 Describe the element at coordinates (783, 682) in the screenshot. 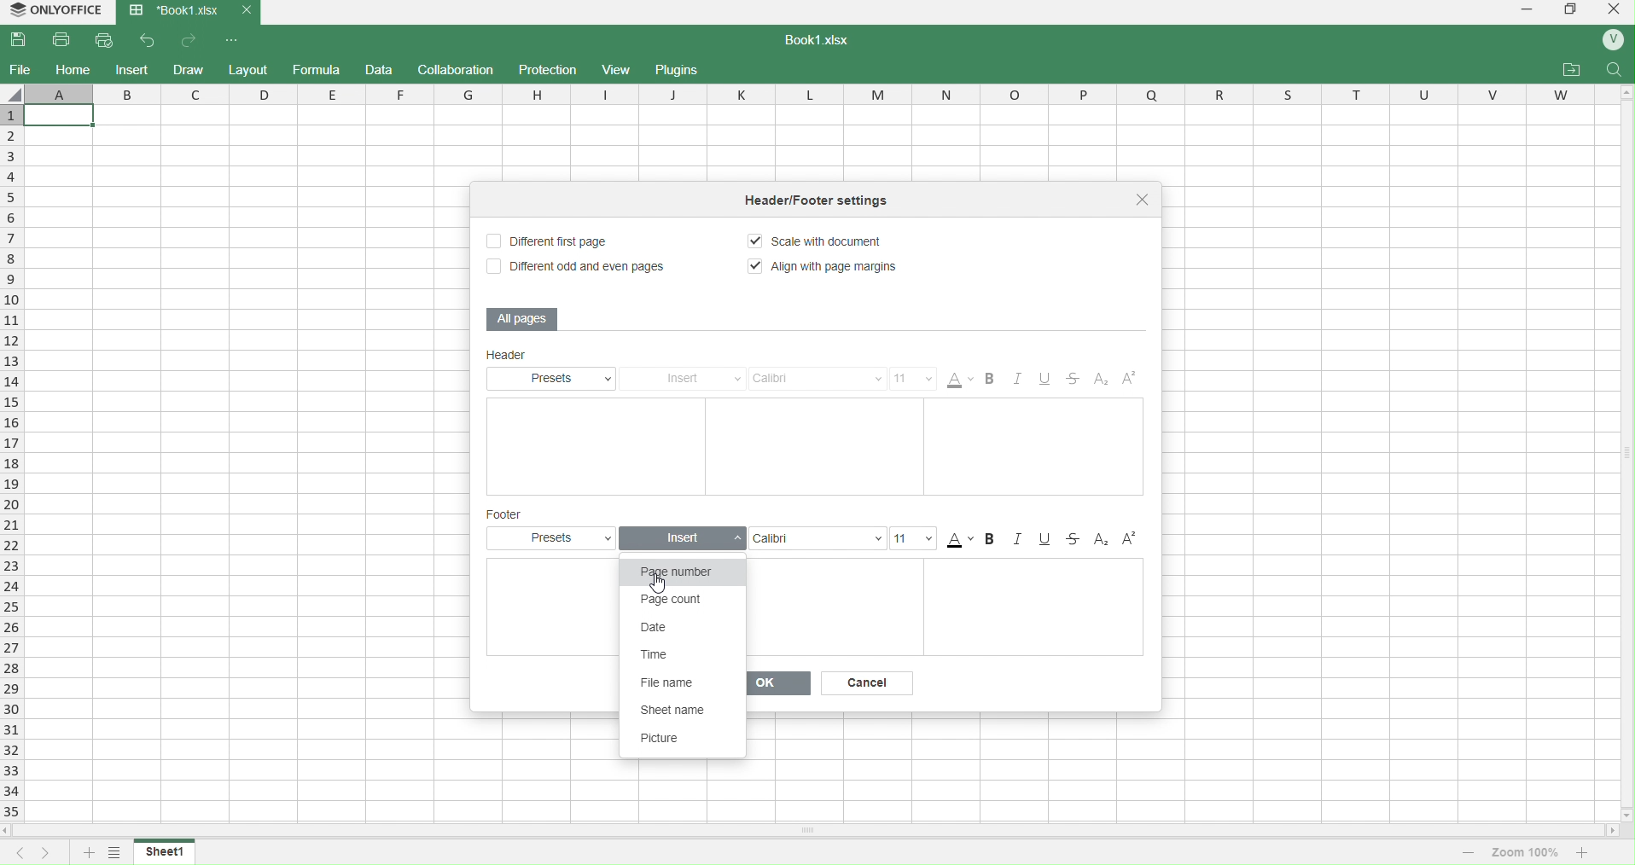

I see `Ok` at that location.